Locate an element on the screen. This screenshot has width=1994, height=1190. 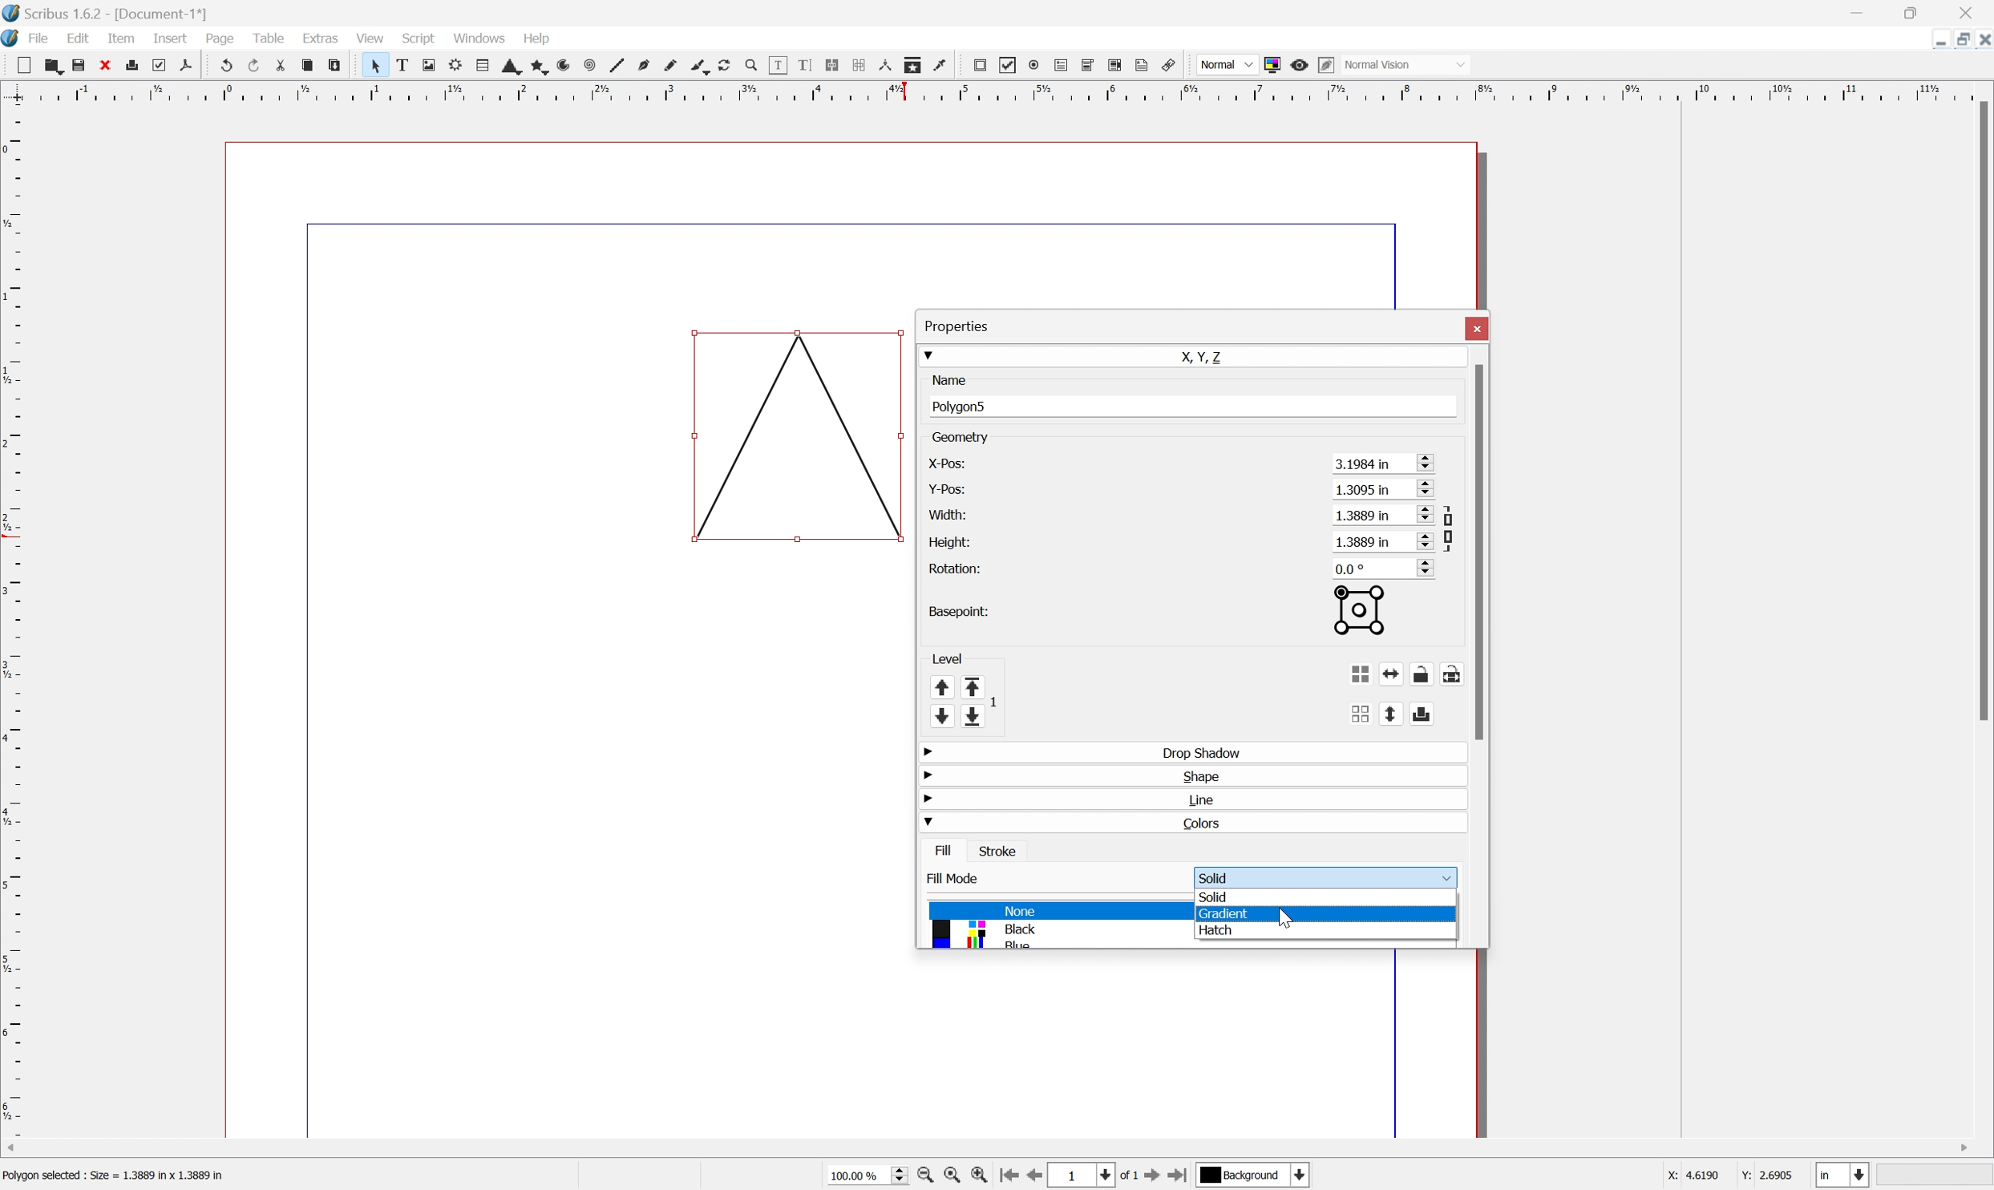
Line is located at coordinates (1209, 799).